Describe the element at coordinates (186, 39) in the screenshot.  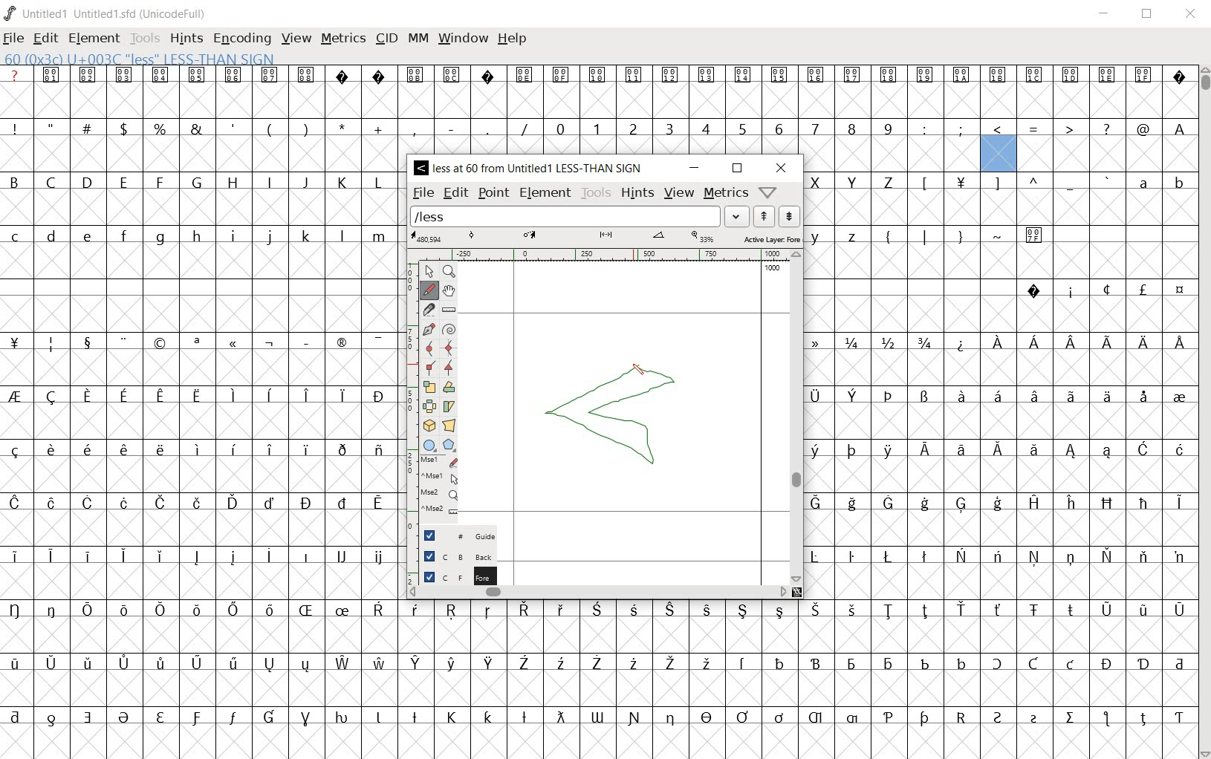
I see `hints` at that location.